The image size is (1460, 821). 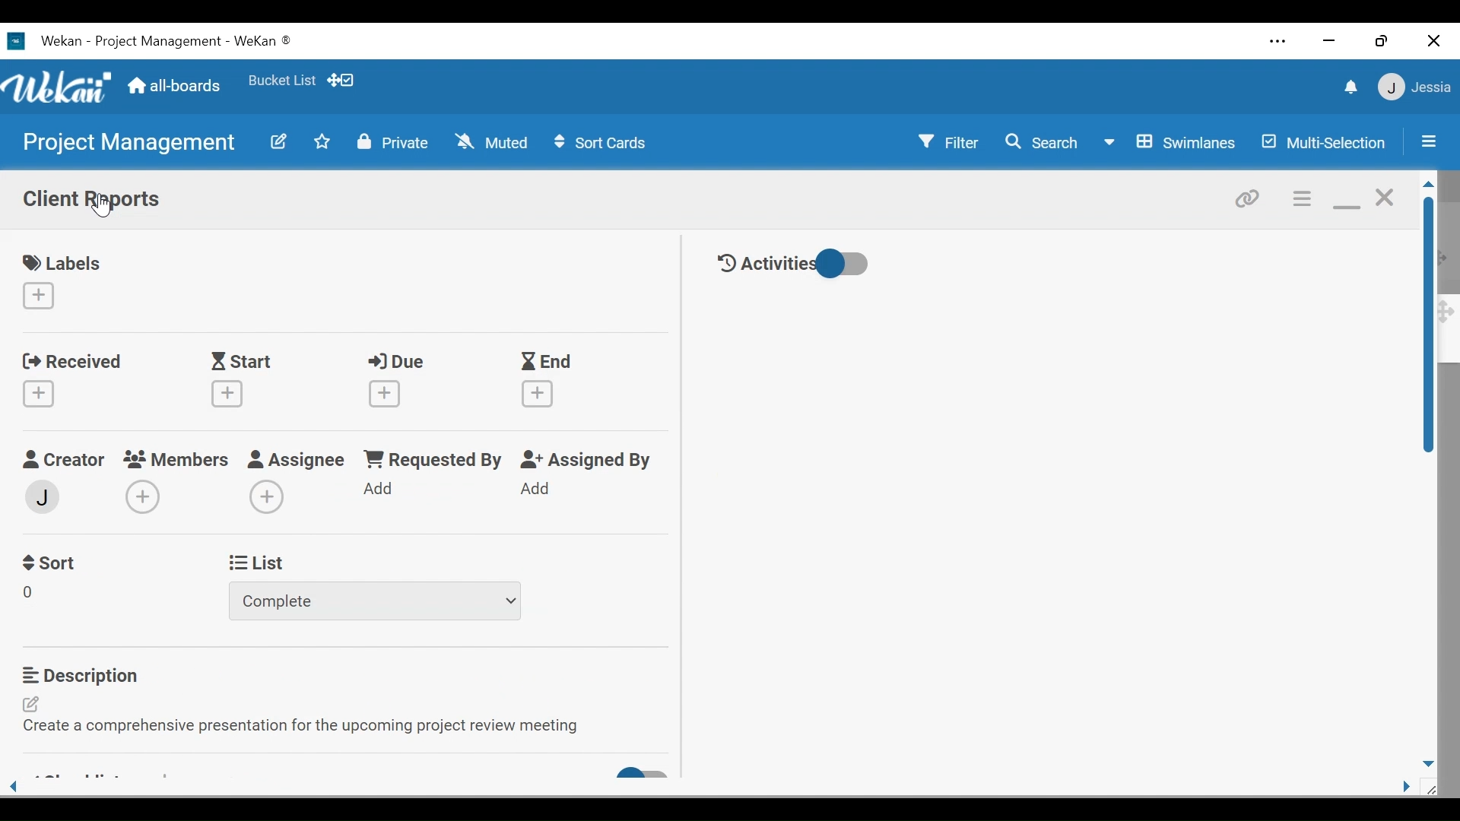 What do you see at coordinates (1345, 199) in the screenshot?
I see `minimize` at bounding box center [1345, 199].